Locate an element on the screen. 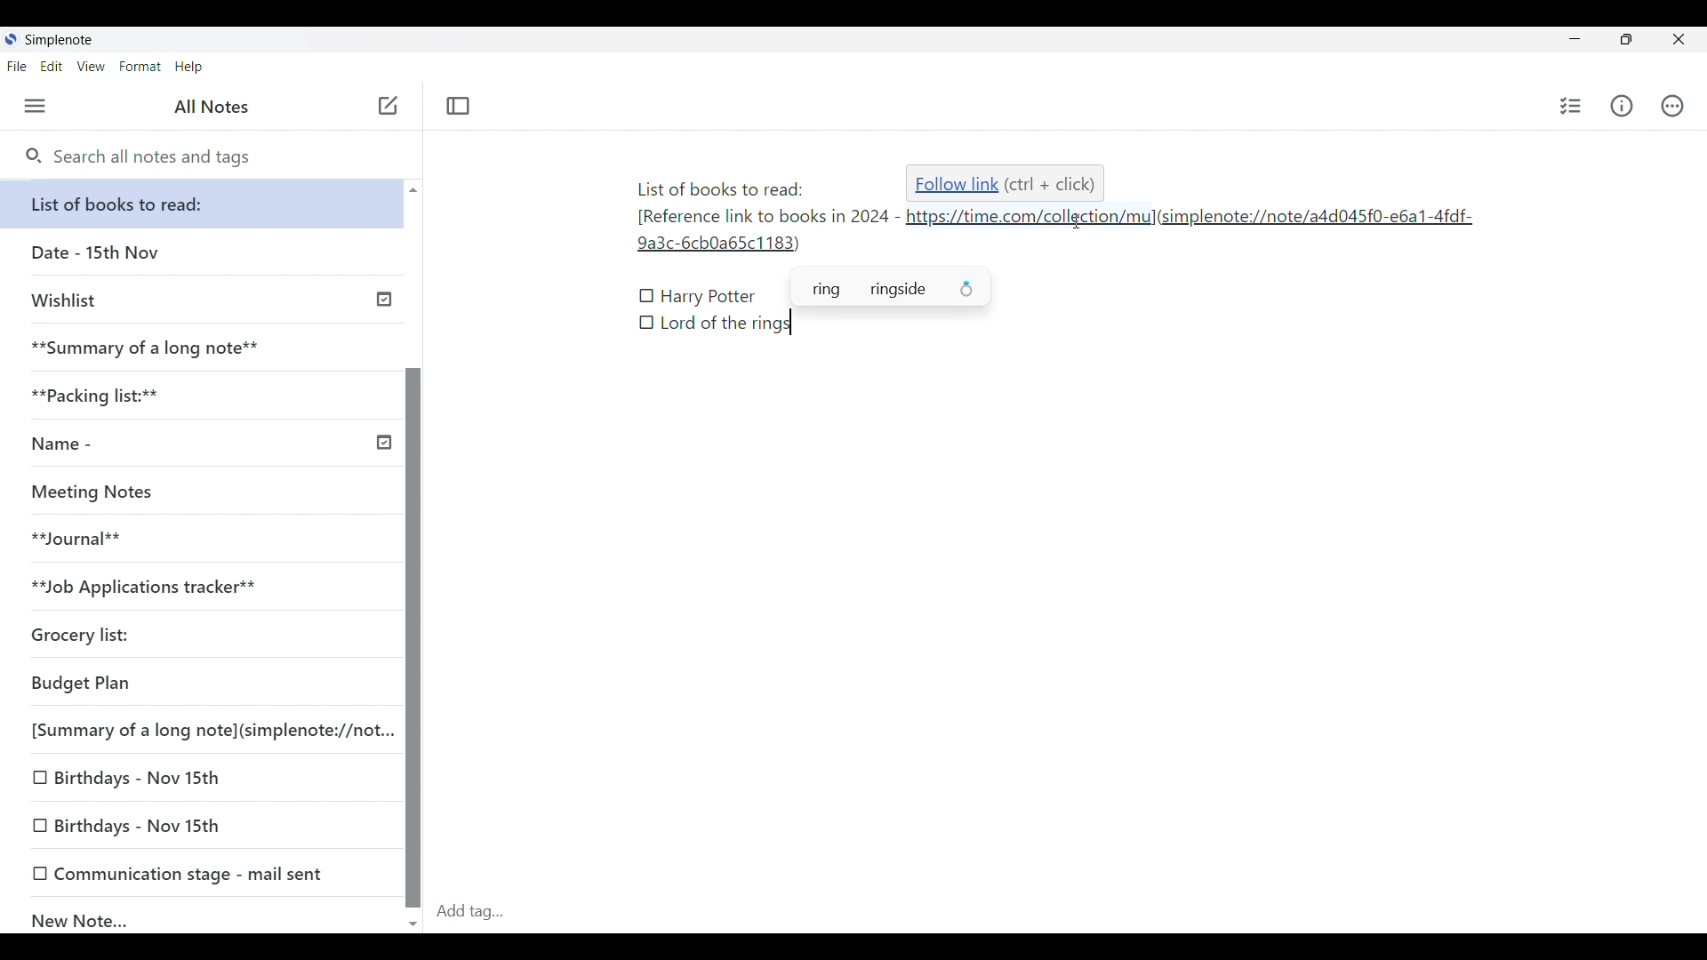 The width and height of the screenshot is (1707, 960). New Note... is located at coordinates (204, 916).